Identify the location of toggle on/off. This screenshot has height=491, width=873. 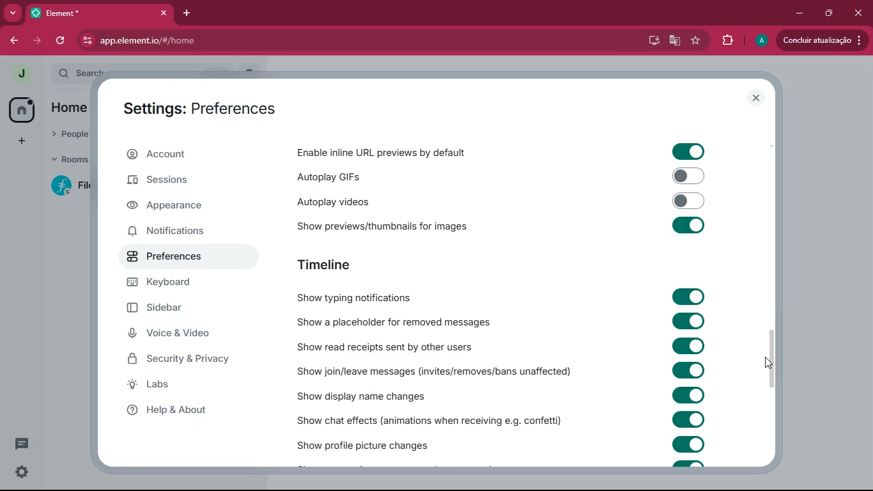
(689, 297).